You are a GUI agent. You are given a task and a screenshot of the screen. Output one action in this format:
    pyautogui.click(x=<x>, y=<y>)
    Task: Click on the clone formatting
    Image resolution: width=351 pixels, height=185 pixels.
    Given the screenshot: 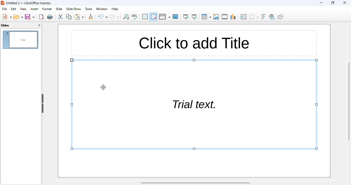 What is the action you would take?
    pyautogui.click(x=91, y=16)
    